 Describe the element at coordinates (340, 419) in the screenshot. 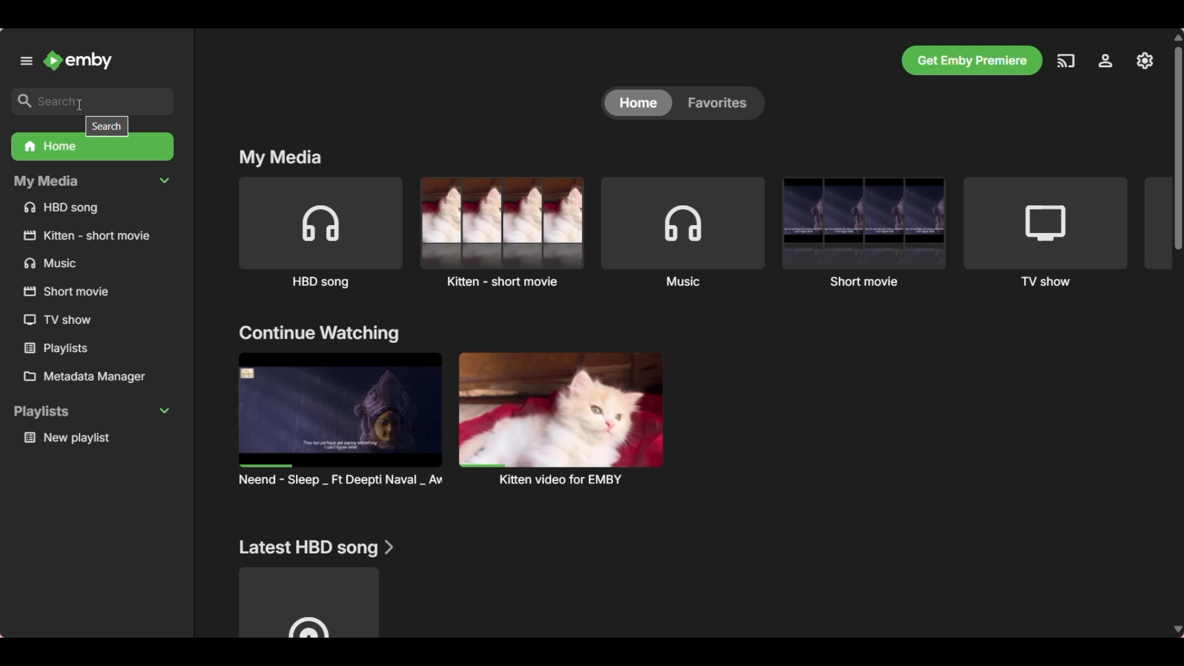

I see `Preview and title of media files under above mention section` at that location.